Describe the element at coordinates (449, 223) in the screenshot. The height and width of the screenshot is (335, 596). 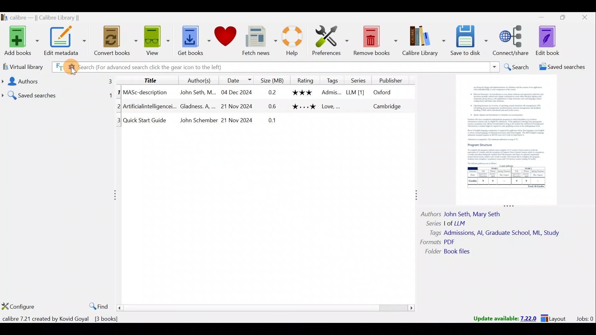
I see `Series | of LLM` at that location.